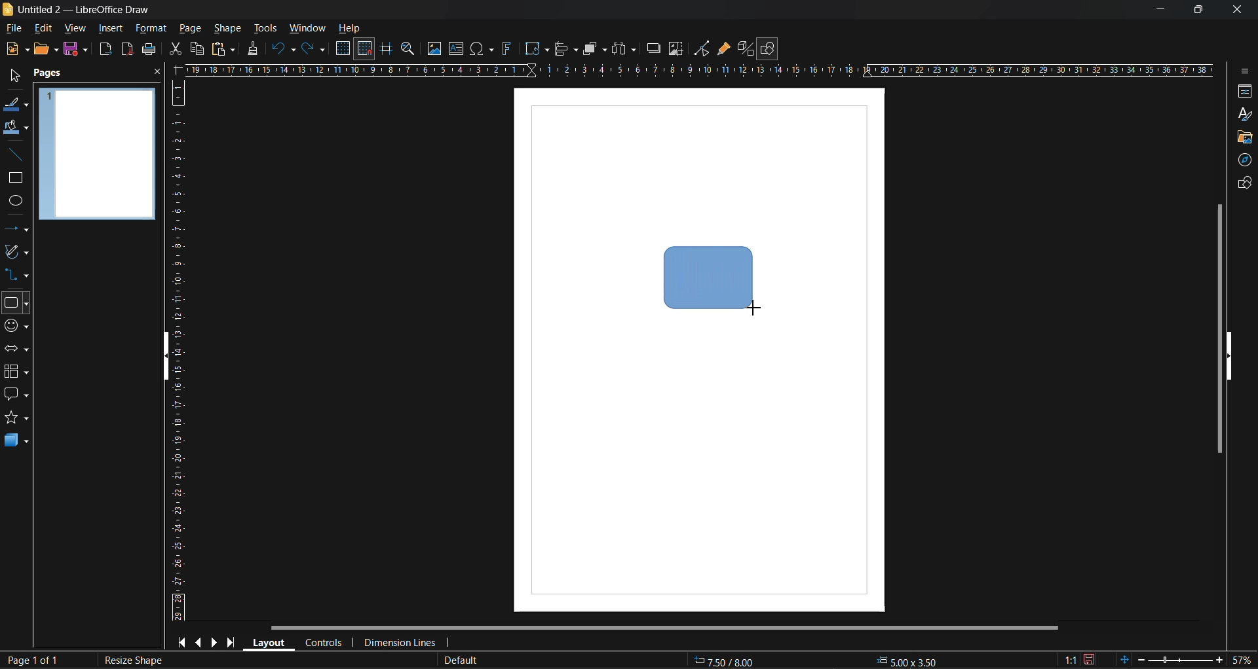 This screenshot has width=1258, height=669. What do you see at coordinates (16, 127) in the screenshot?
I see `fill color` at bounding box center [16, 127].